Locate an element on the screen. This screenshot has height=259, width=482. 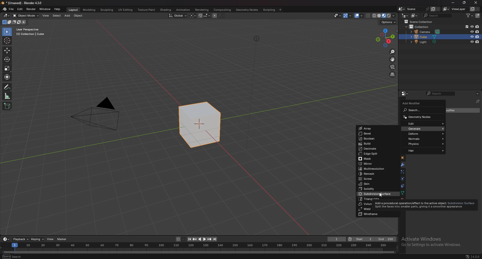
cursor is located at coordinates (383, 194).